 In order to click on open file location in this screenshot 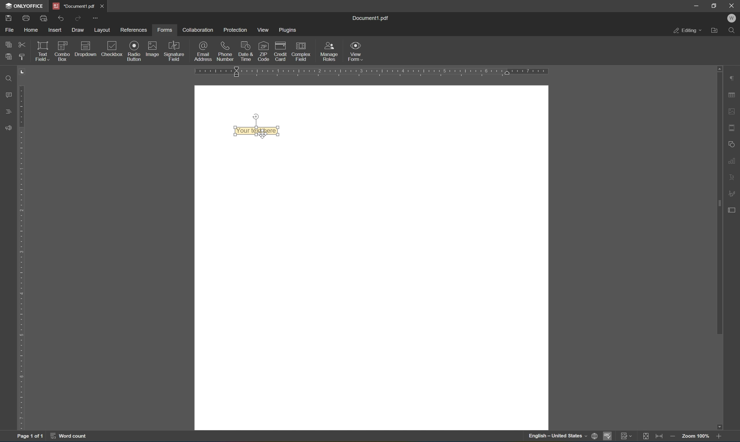, I will do `click(716, 31)`.